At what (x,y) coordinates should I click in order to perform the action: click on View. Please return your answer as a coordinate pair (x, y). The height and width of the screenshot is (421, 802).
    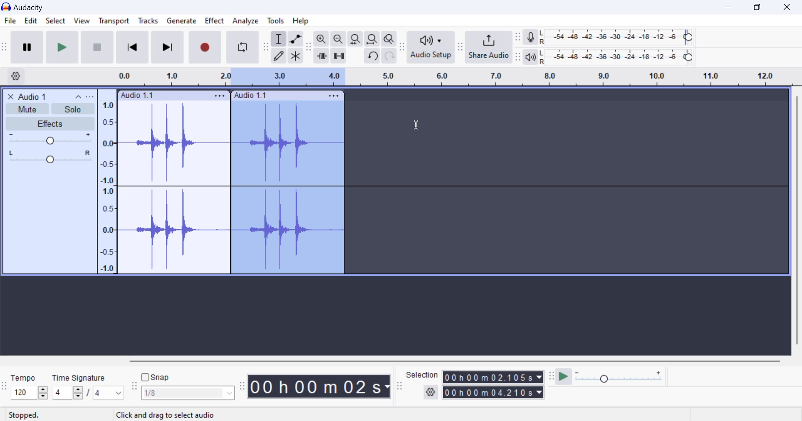
    Looking at the image, I should click on (81, 23).